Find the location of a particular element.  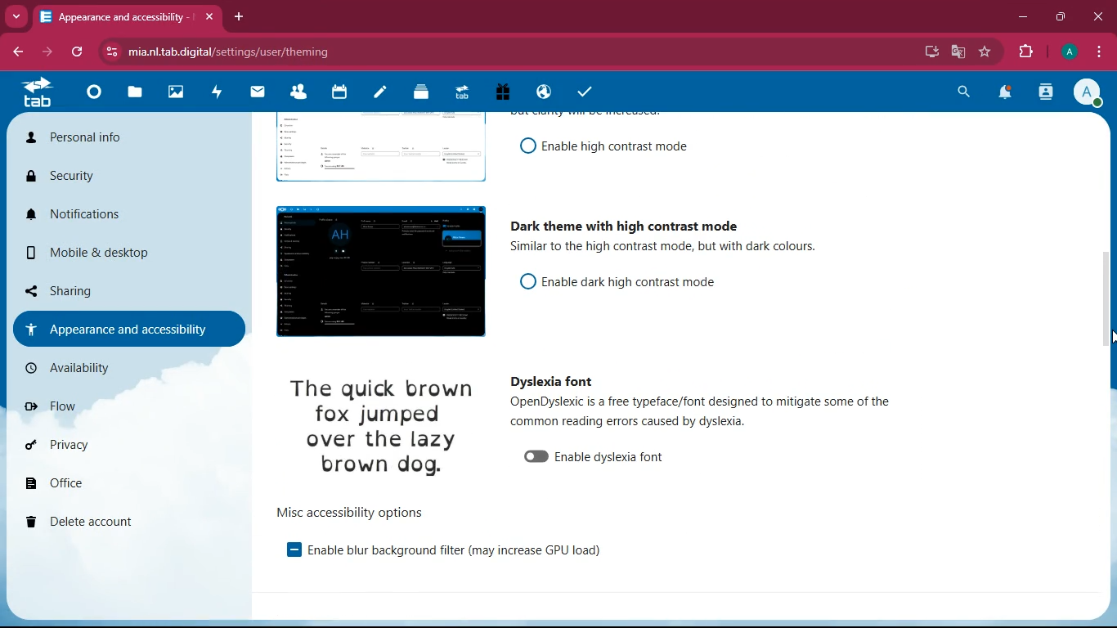

on/off is located at coordinates (523, 284).